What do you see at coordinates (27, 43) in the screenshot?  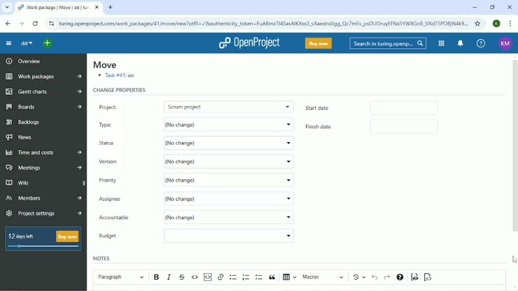 I see `dd` at bounding box center [27, 43].